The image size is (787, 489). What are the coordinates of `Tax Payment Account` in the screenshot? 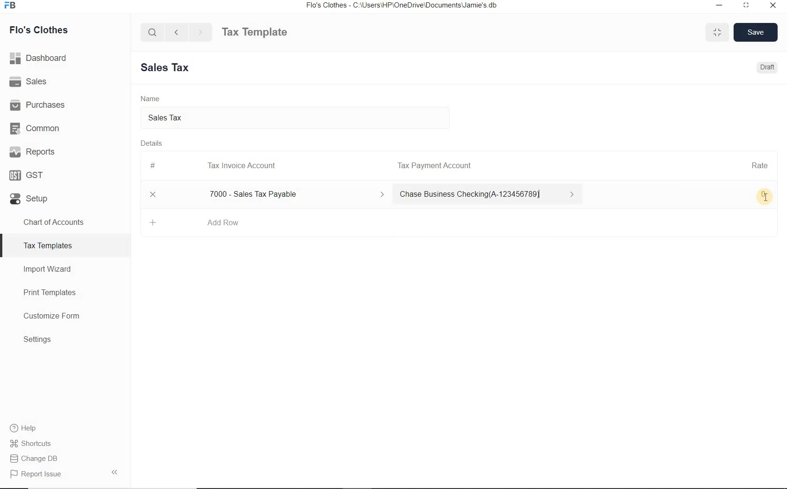 It's located at (433, 166).